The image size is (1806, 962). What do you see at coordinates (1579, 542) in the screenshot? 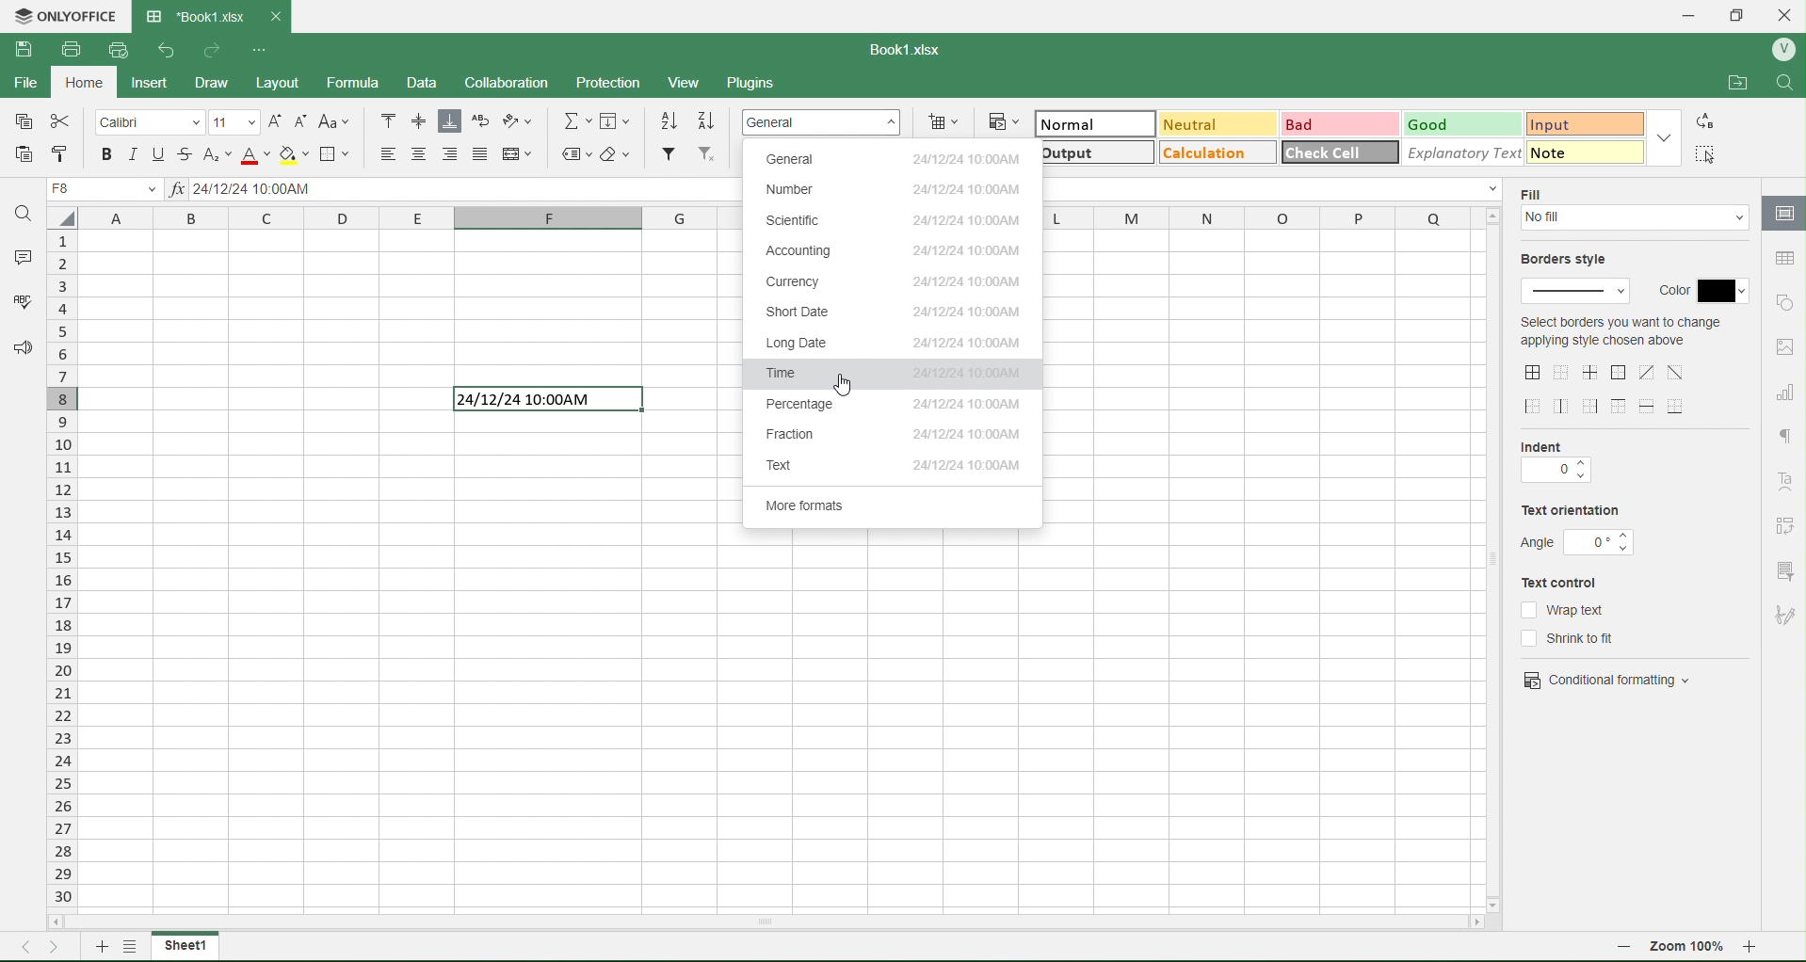
I see `angle` at bounding box center [1579, 542].